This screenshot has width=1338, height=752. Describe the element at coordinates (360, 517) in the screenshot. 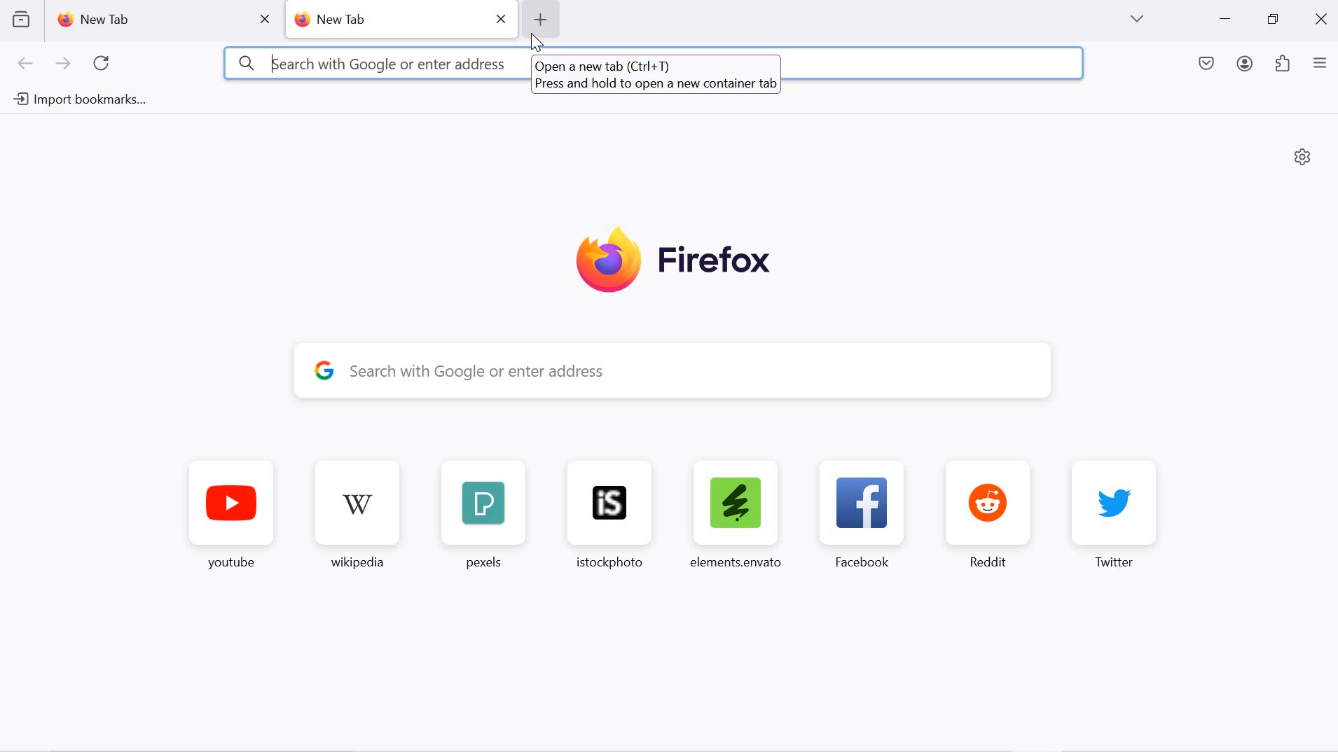

I see `wikipedia favorite` at that location.